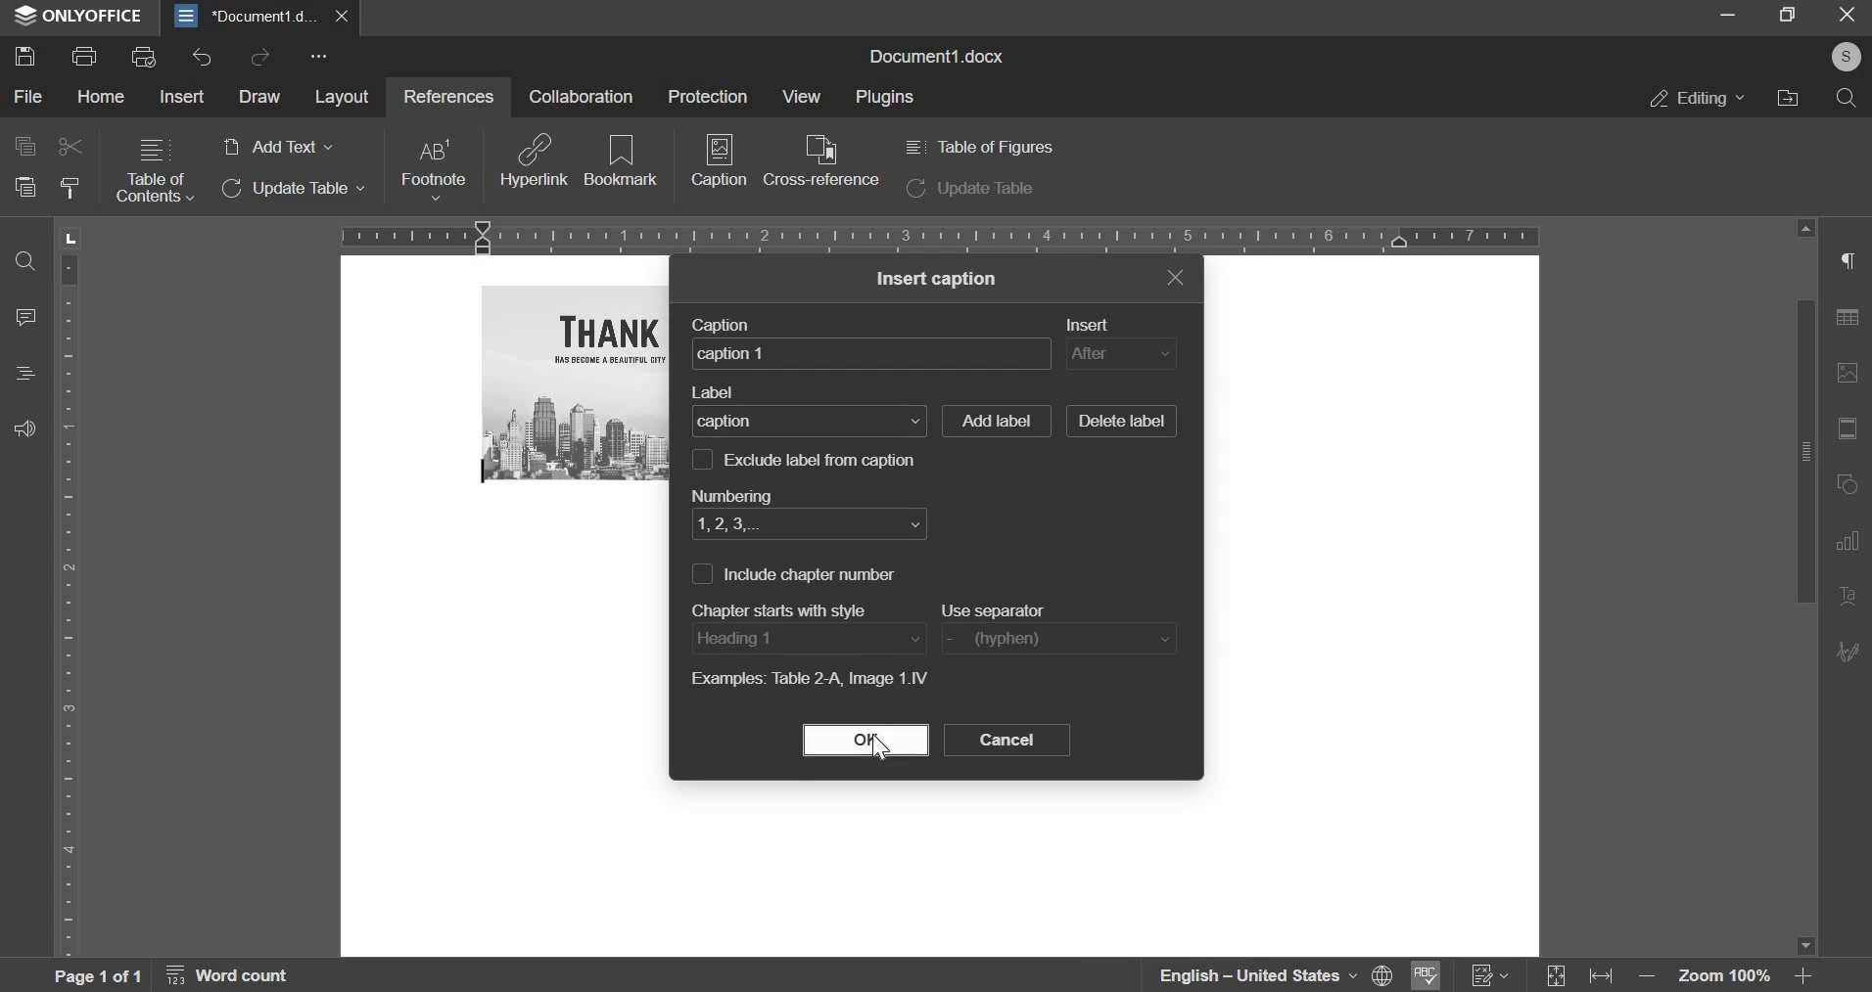 Image resolution: width=1872 pixels, height=992 pixels. I want to click on fullscreen, so click(1787, 15).